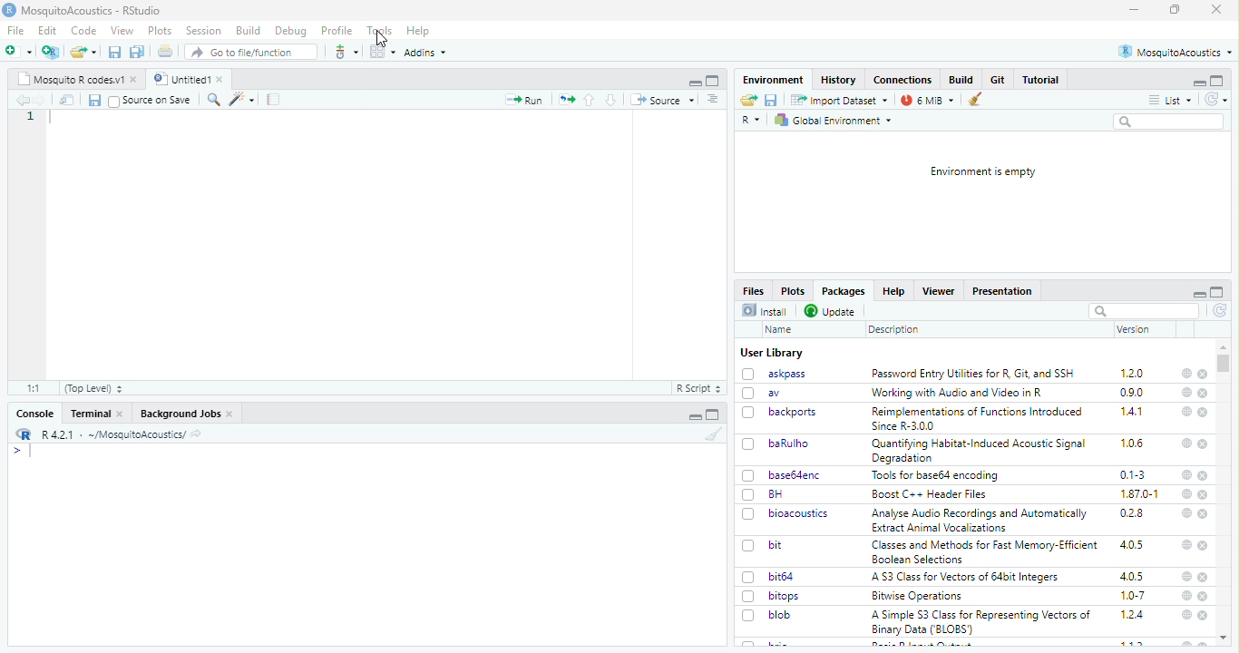 This screenshot has height=653, width=1239. What do you see at coordinates (1133, 577) in the screenshot?
I see `405` at bounding box center [1133, 577].